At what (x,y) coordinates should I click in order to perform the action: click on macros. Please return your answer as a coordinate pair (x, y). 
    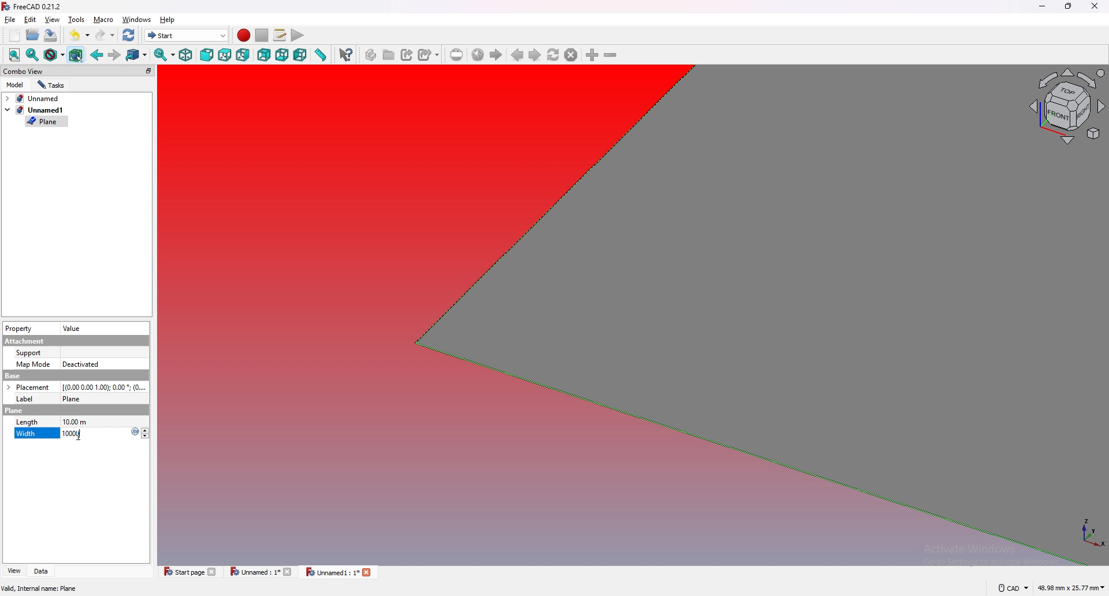
    Looking at the image, I should click on (280, 35).